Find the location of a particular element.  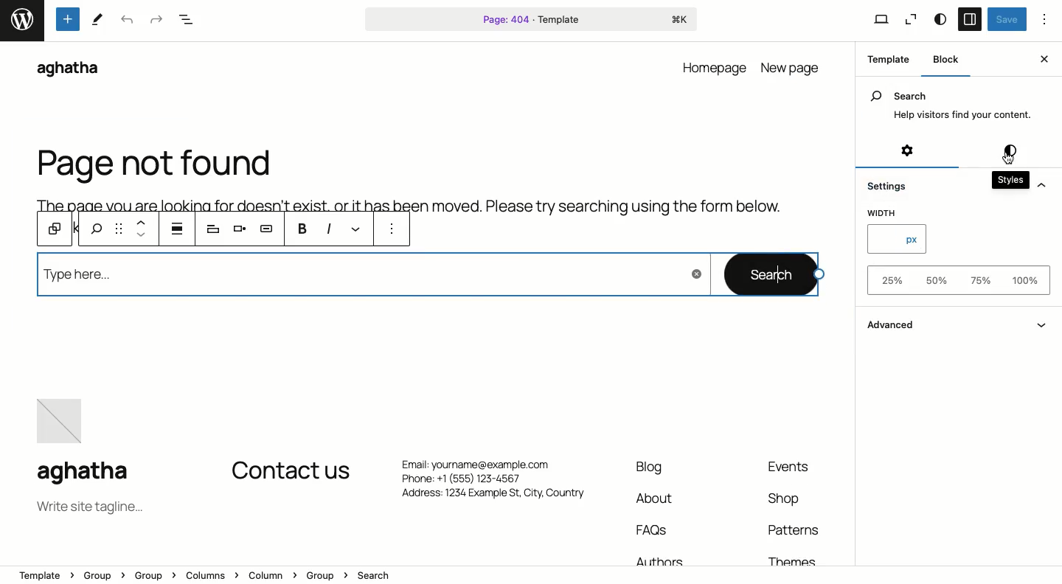

Hide is located at coordinates (1044, 187).